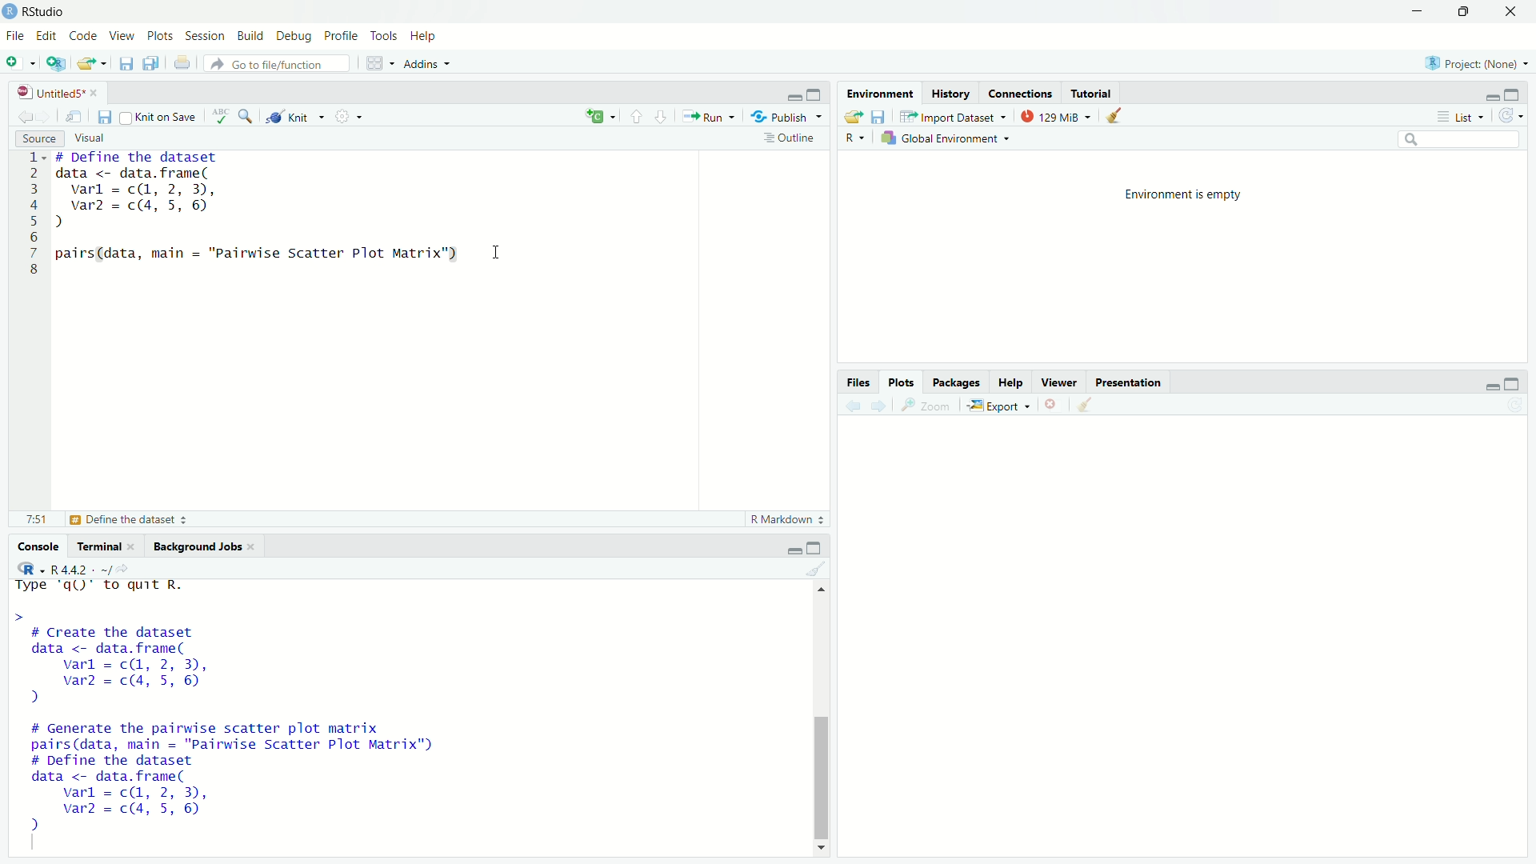 This screenshot has height=864, width=1536. Describe the element at coordinates (1082, 404) in the screenshot. I see `Clear console (Ctrl +L)` at that location.